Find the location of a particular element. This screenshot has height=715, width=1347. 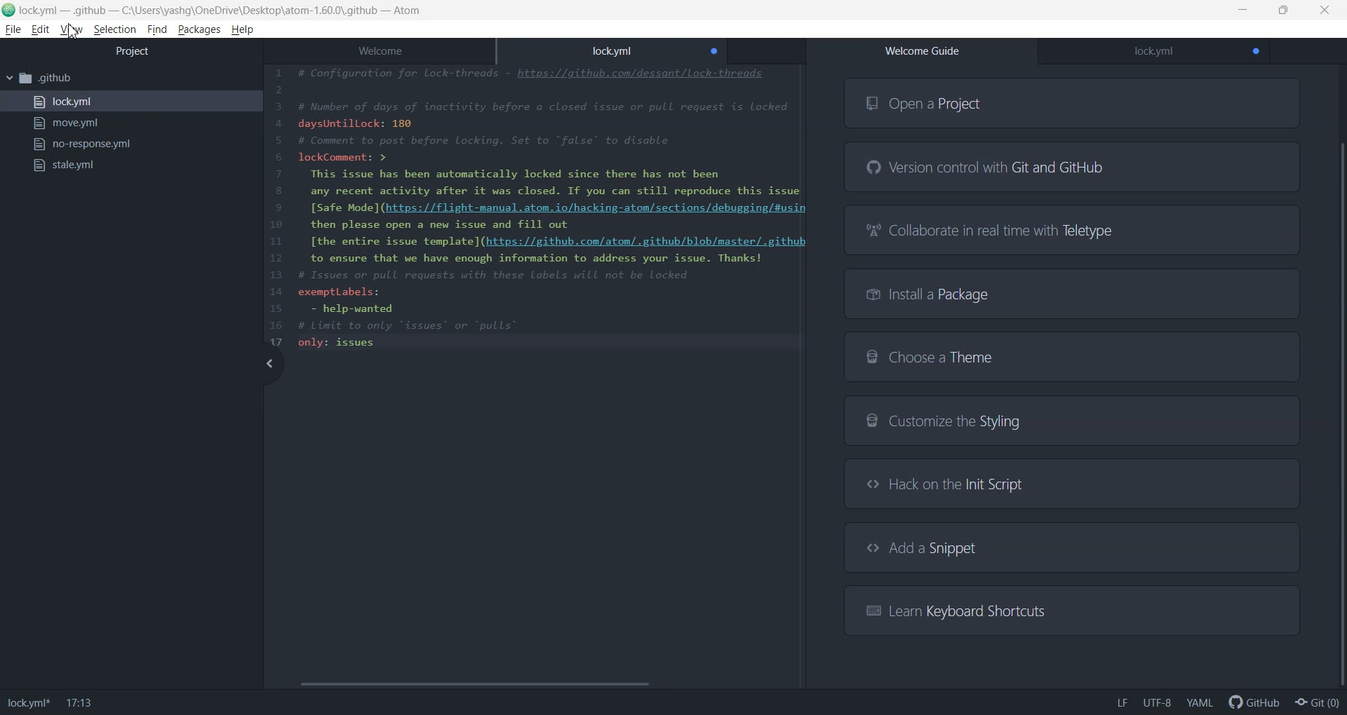

# Configuration for lock-threads - https://qgithub.com/dessant/Lock-threads

# Number of days of inactivity before a closed issue or pull request is Locked

daysUntillock: 180

# Comment to post before Locking. Set to “false to disable

lockComment: >
This issue has been automatically locked since there has not been
any recent activity after it was closed. If you can still reproduce this issue
[Safe Mode] (https: //flight-manual.atom.io/hacking-atom/sections/debugging/#usin
then please open a new issue and fill out
[the entire issue template](https://github.com/atom/.github/blob/master/.github
to ensure that we have enough information to address your issue. Thanks!

# Issues or pull requests with these Labels will not be Locked

exemptLabels:
- help-wanted

# Limit to only “issues” or “pulls

only: issues is located at coordinates (538, 208).